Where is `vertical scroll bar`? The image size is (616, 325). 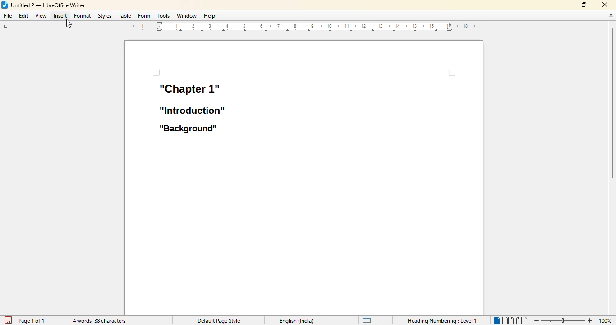 vertical scroll bar is located at coordinates (612, 109).